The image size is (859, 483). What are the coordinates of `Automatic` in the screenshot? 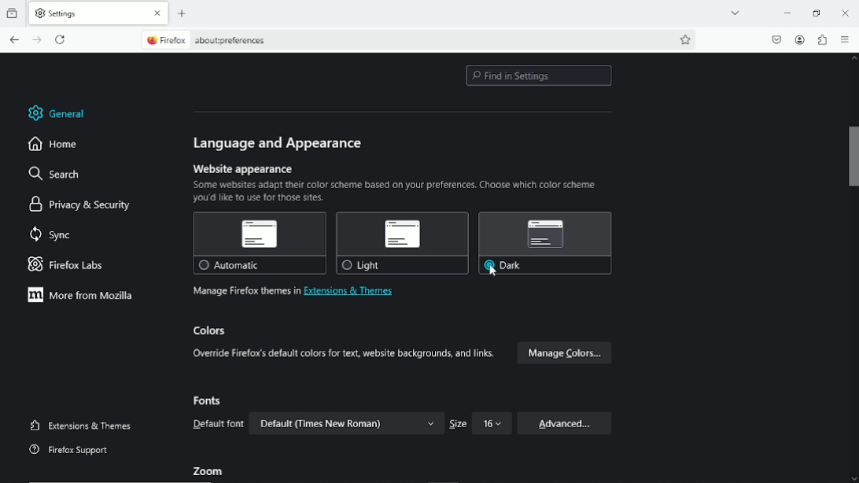 It's located at (260, 244).